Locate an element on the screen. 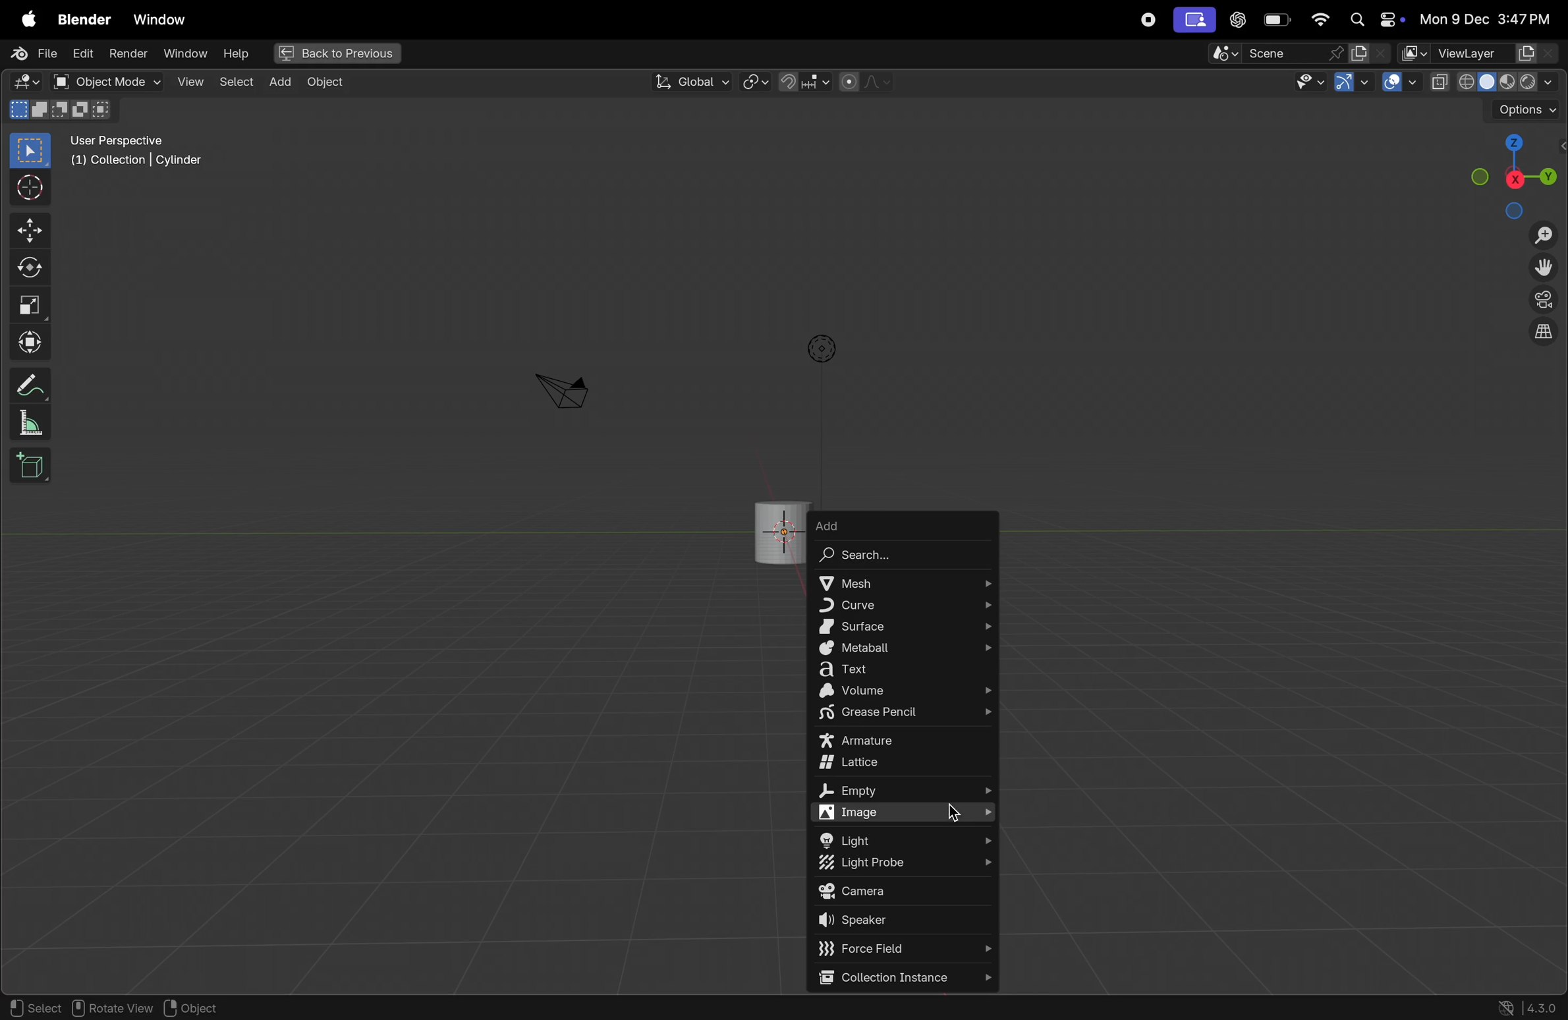 The image size is (1568, 1020). perspective is located at coordinates (1544, 302).